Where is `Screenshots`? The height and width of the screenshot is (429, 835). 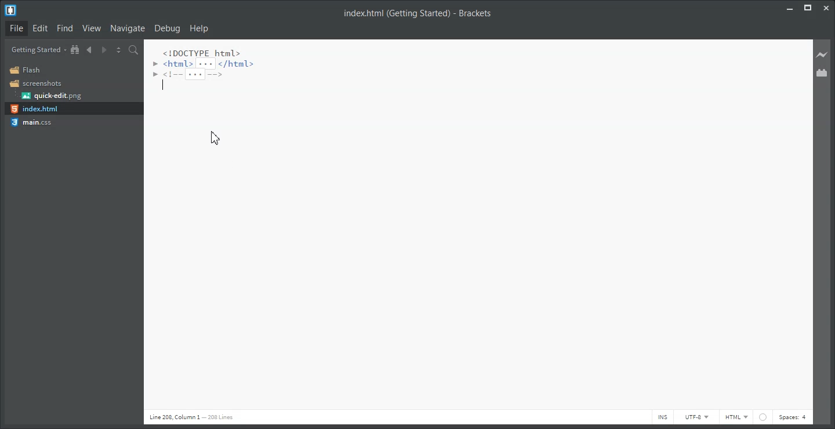
Screenshots is located at coordinates (36, 83).